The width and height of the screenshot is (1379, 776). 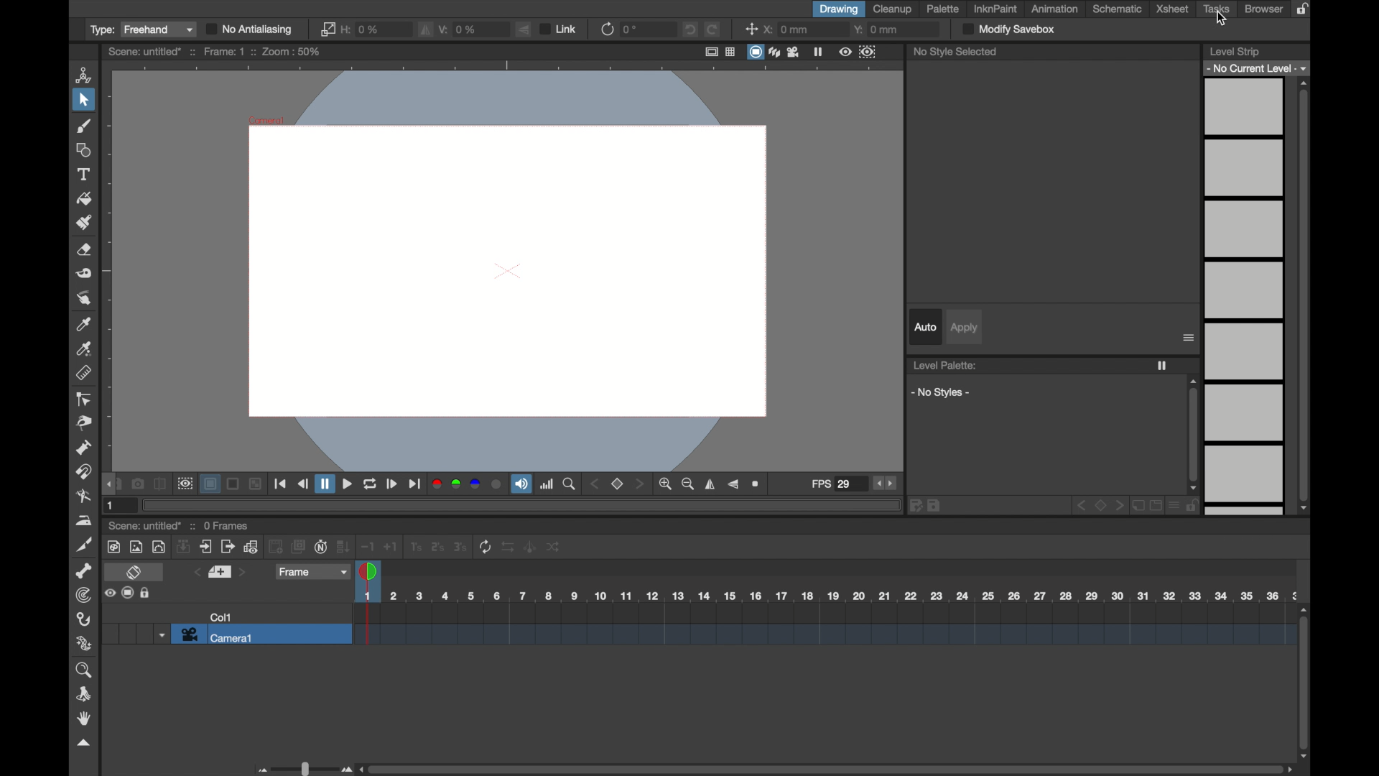 What do you see at coordinates (1189, 337) in the screenshot?
I see `more options` at bounding box center [1189, 337].